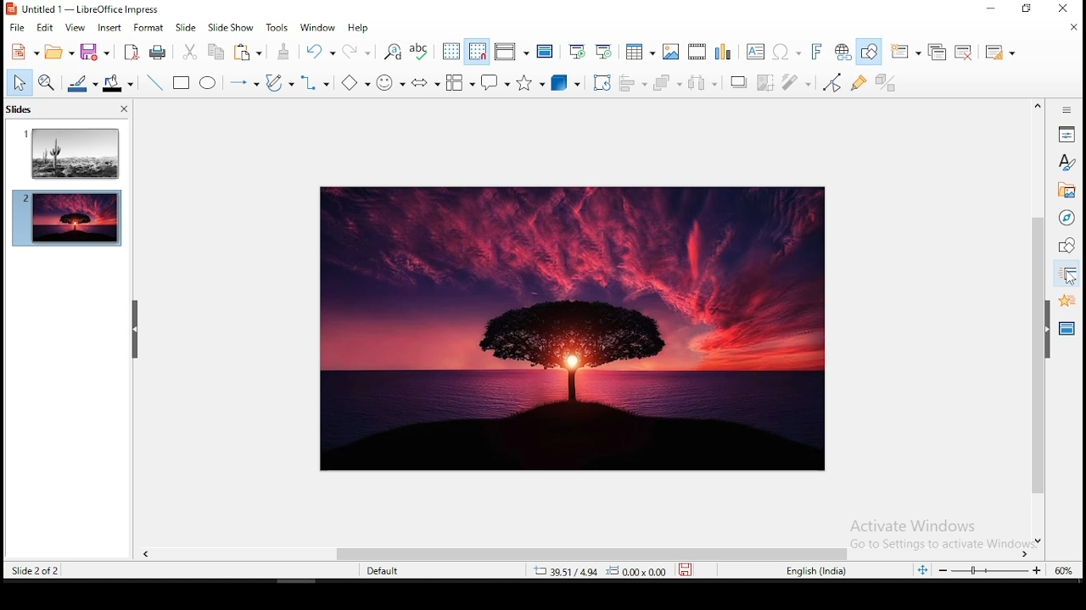 The width and height of the screenshot is (1086, 610). I want to click on show gluepoint functions, so click(858, 81).